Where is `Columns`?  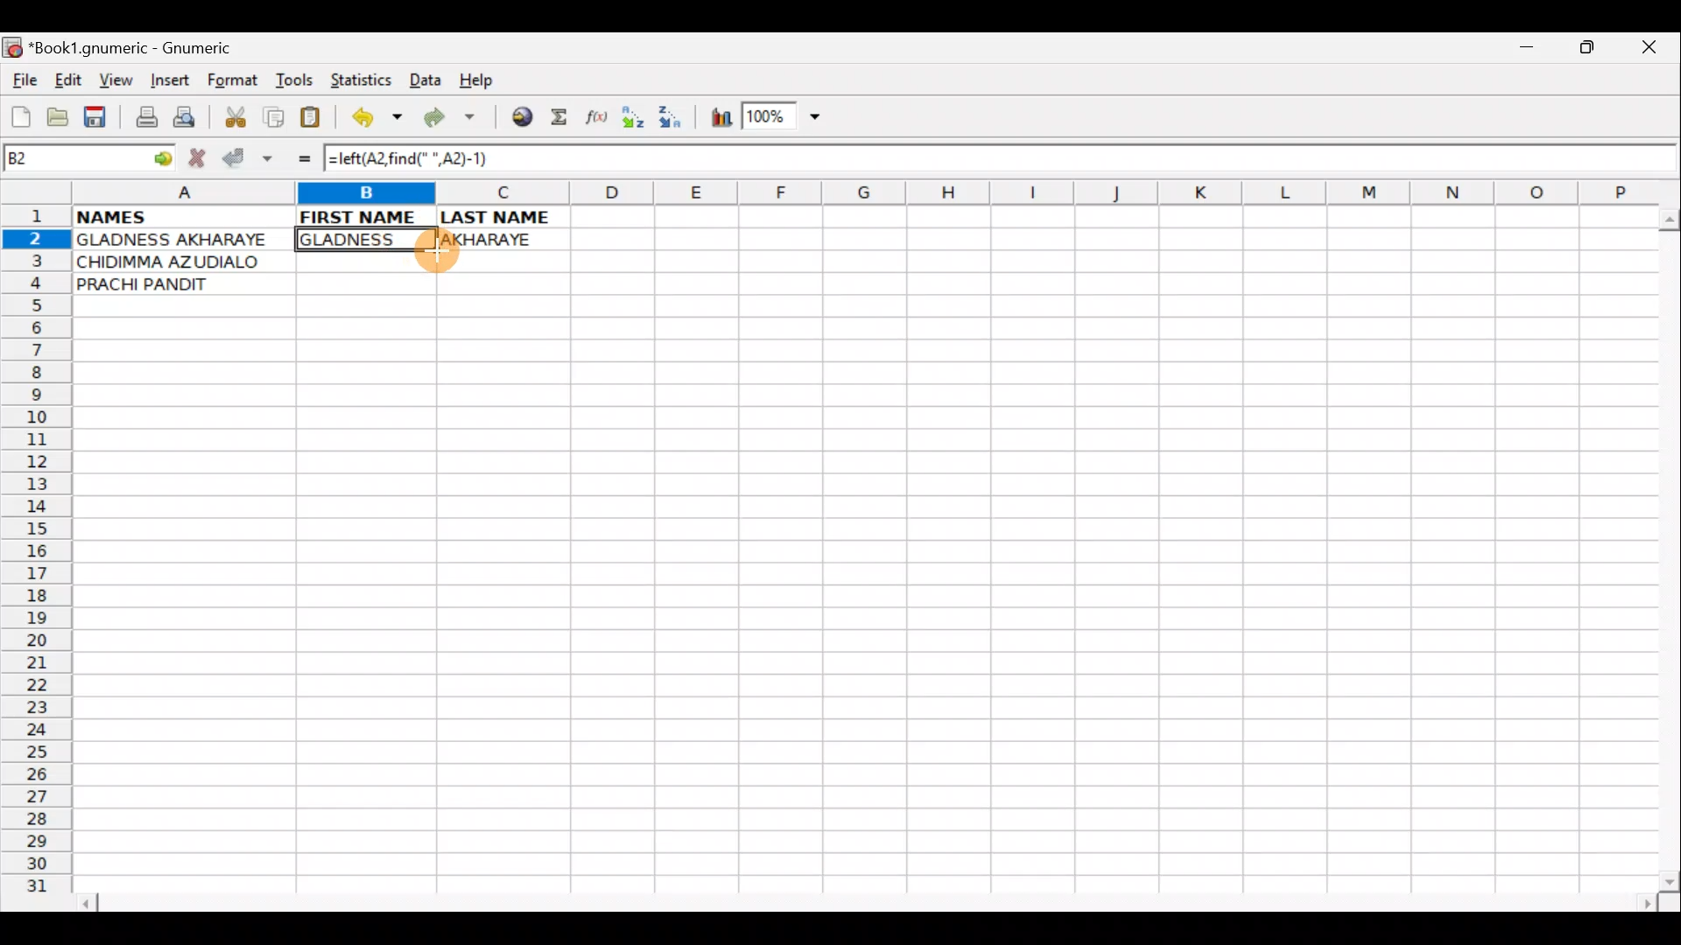 Columns is located at coordinates (855, 194).